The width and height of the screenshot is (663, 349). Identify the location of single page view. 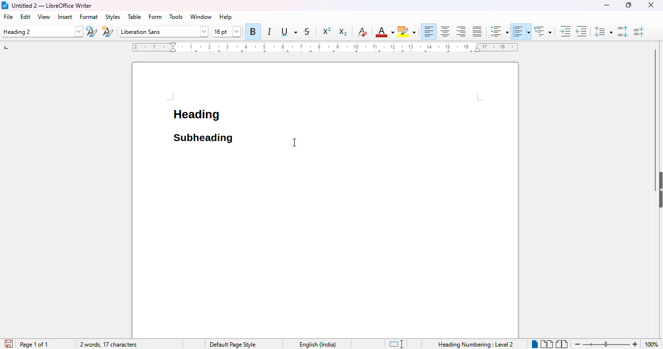
(534, 344).